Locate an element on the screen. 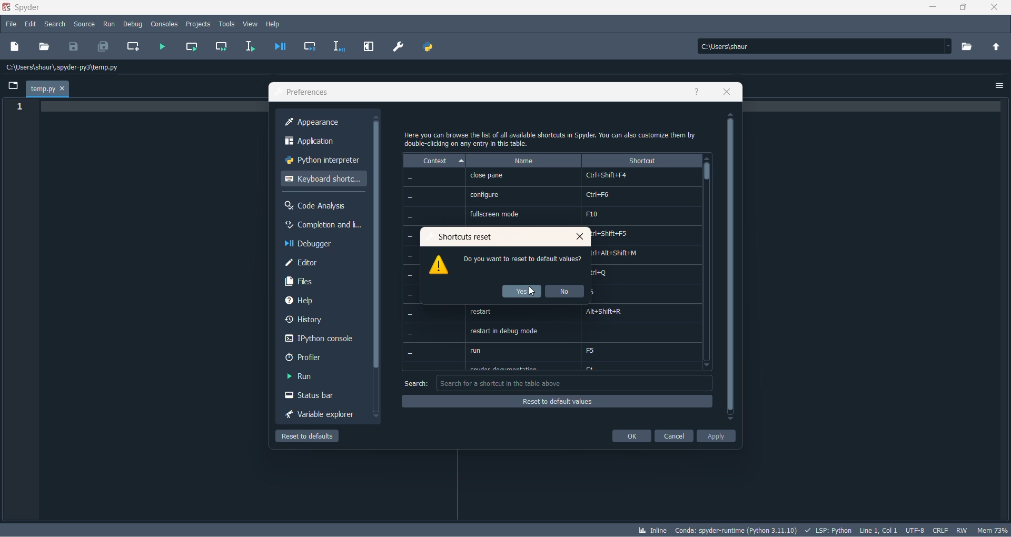 The width and height of the screenshot is (1011, 537). name is located at coordinates (524, 160).